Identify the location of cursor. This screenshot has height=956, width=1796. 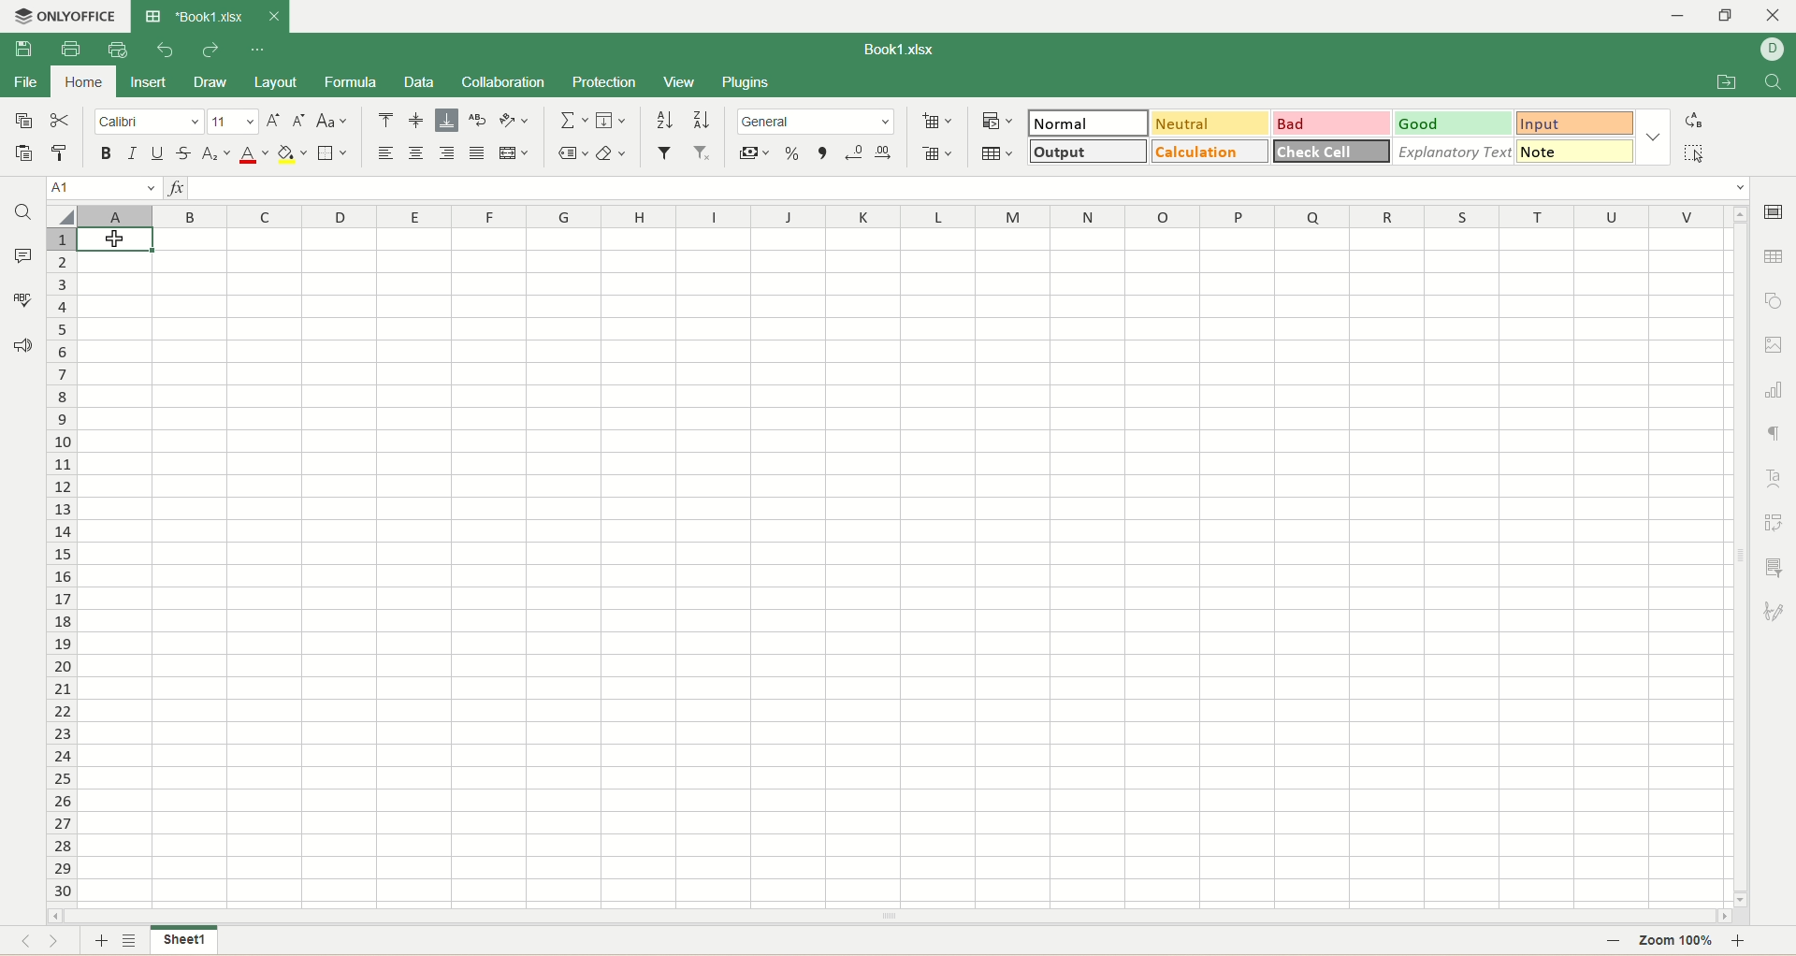
(113, 243).